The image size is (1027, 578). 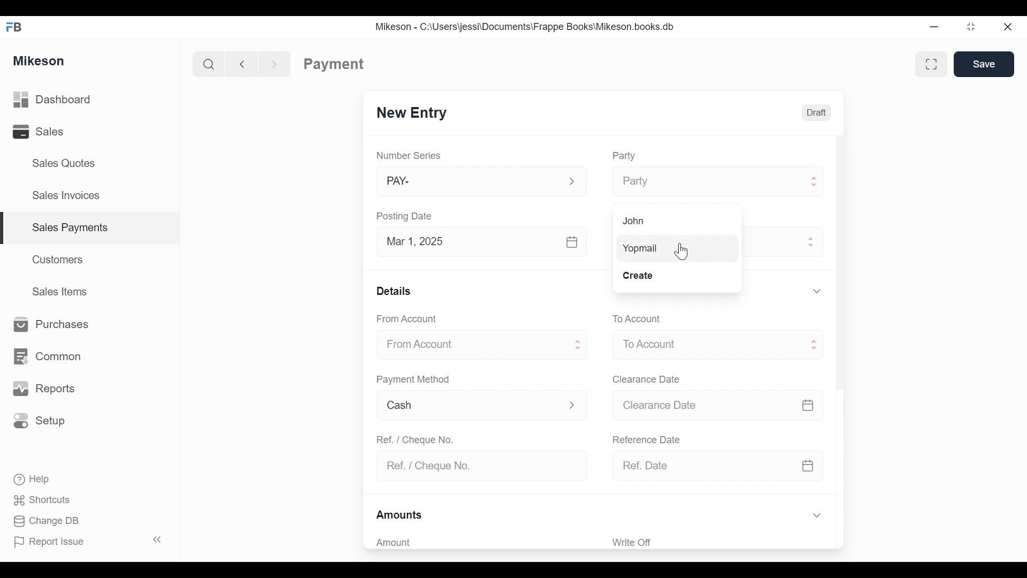 I want to click on Mar 1, 2025, so click(x=488, y=244).